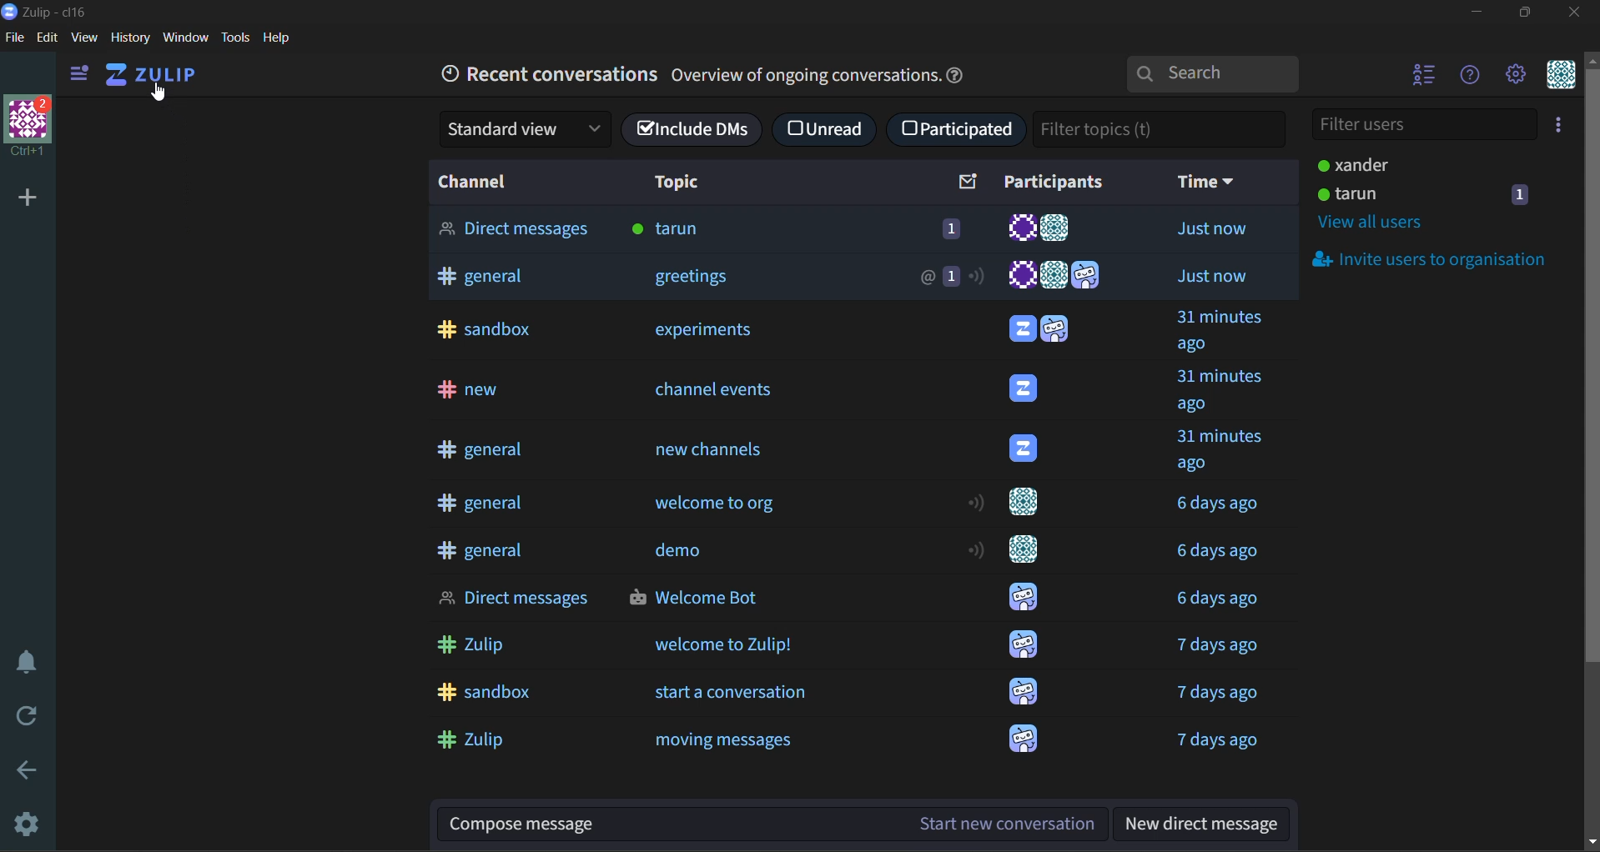  Describe the element at coordinates (725, 506) in the screenshot. I see `welcome to org` at that location.